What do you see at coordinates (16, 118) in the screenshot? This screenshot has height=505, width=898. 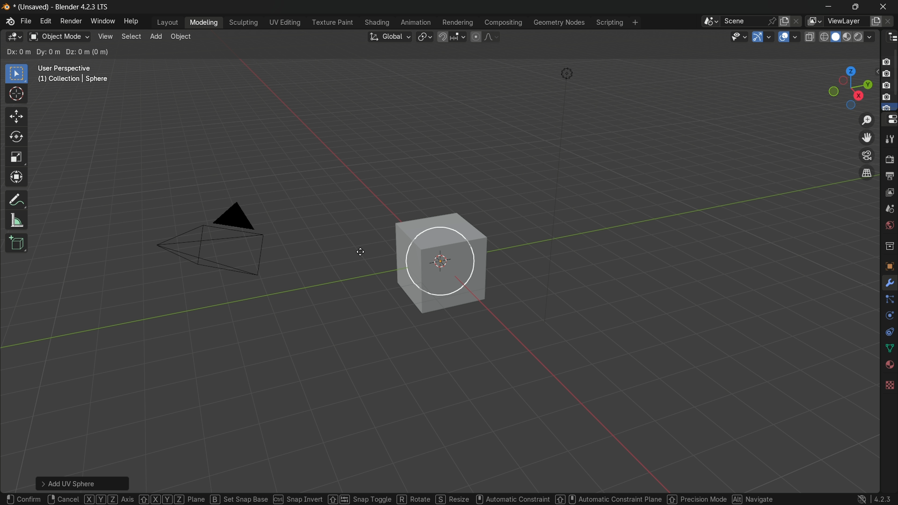 I see `move` at bounding box center [16, 118].